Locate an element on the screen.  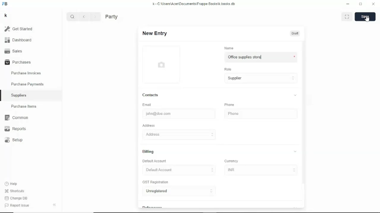
Purchase payments is located at coordinates (27, 84).